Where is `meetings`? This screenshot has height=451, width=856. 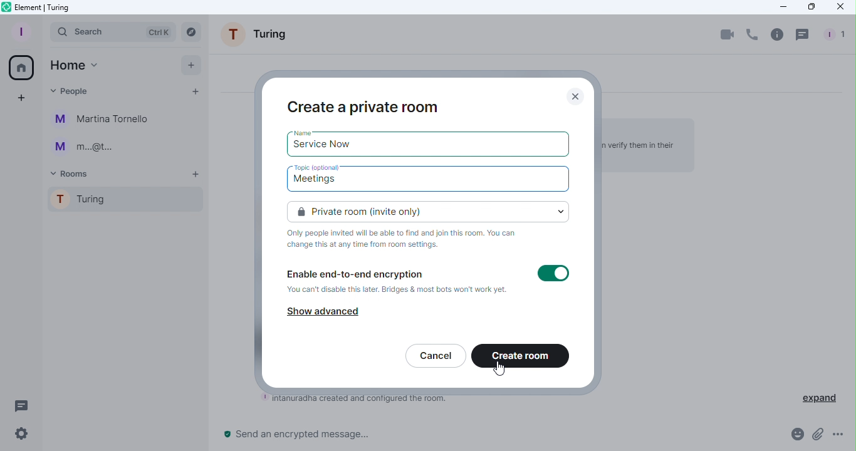 meetings is located at coordinates (320, 182).